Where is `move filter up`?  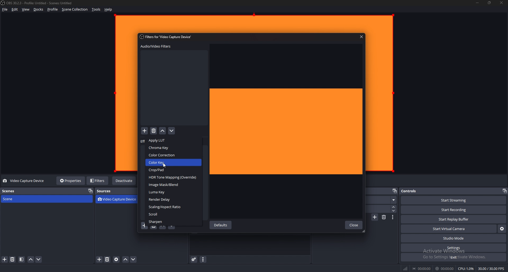 move filter up is located at coordinates (163, 227).